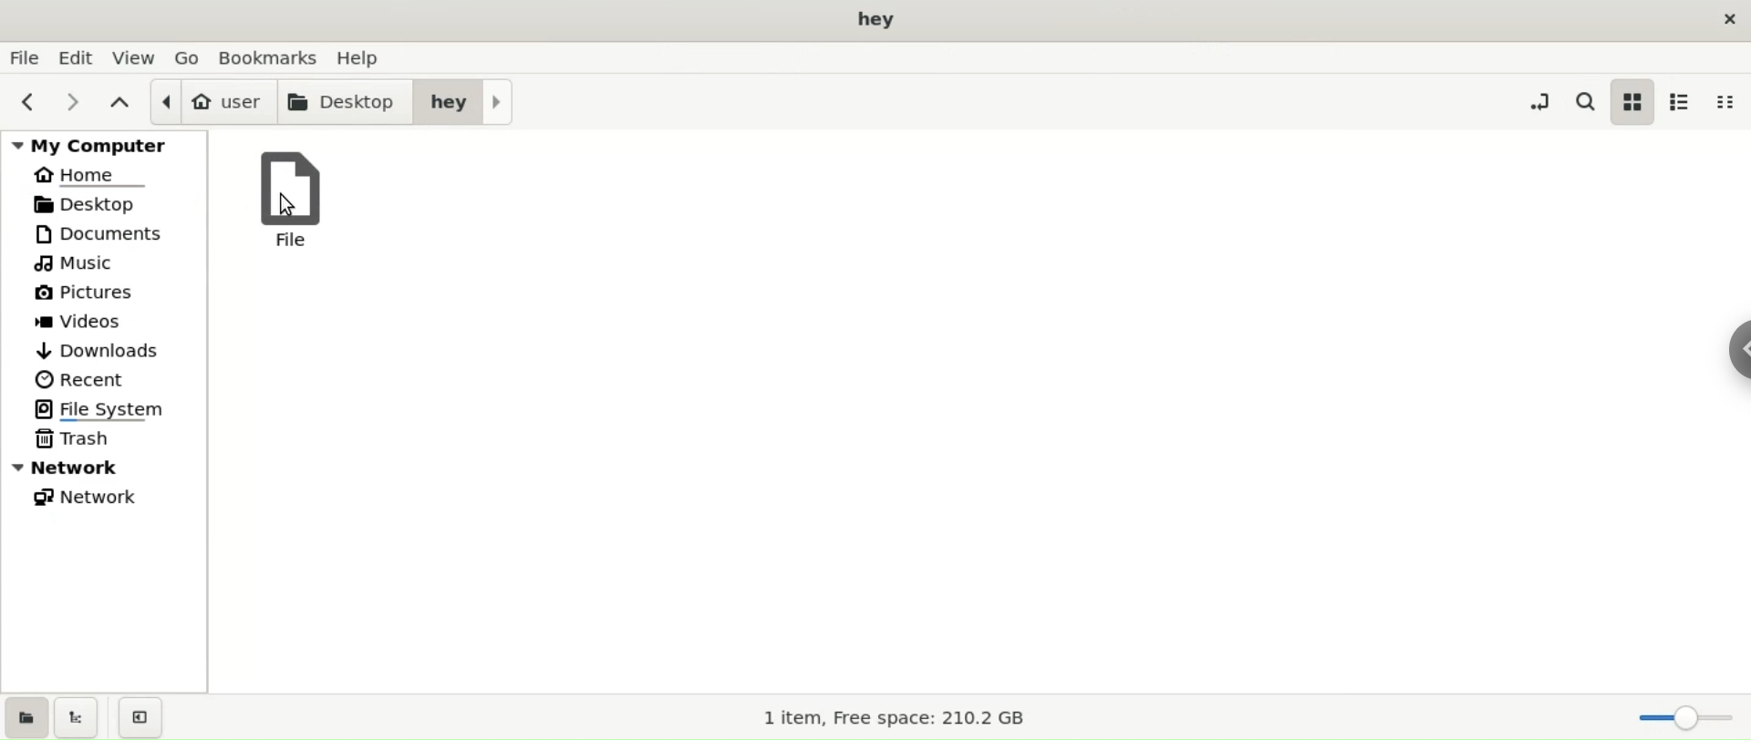  Describe the element at coordinates (296, 199) in the screenshot. I see `file` at that location.